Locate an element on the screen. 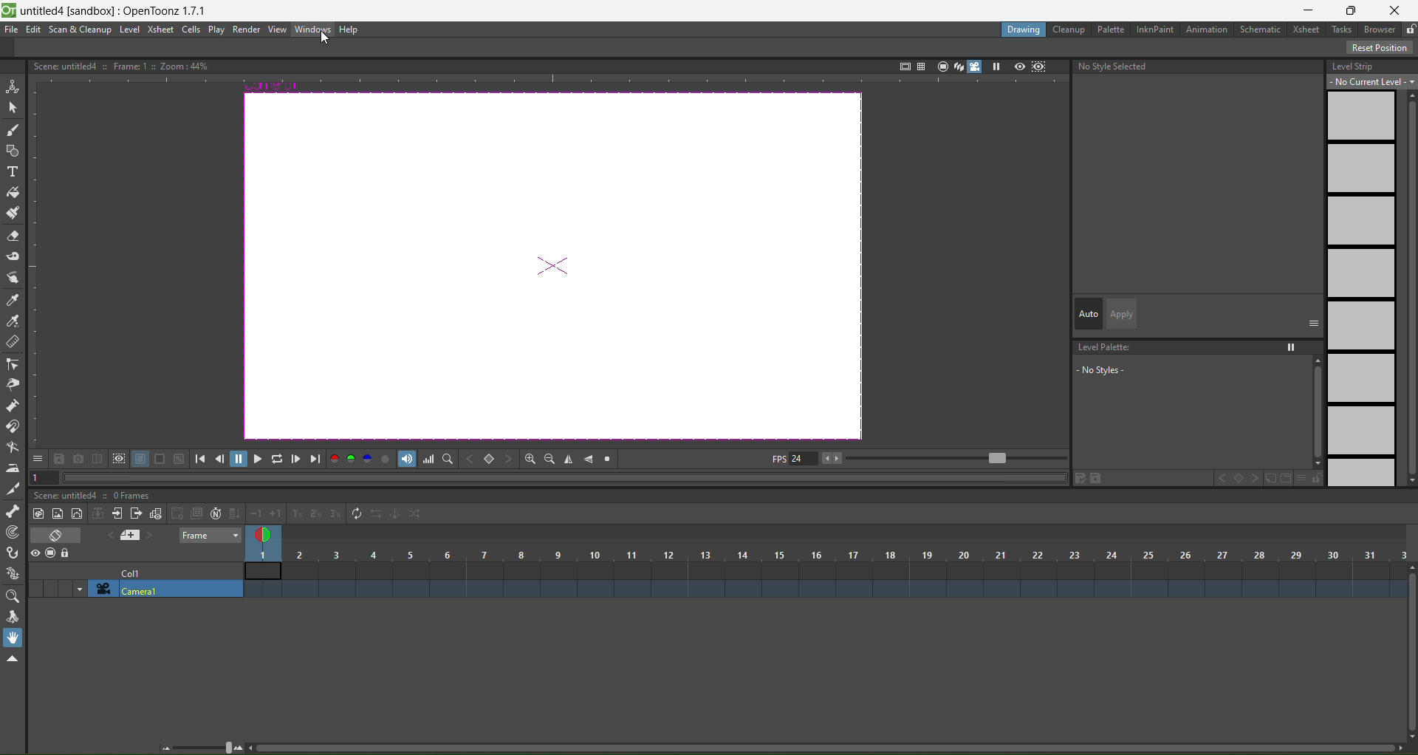 This screenshot has height=755, width=1418. render is located at coordinates (247, 30).